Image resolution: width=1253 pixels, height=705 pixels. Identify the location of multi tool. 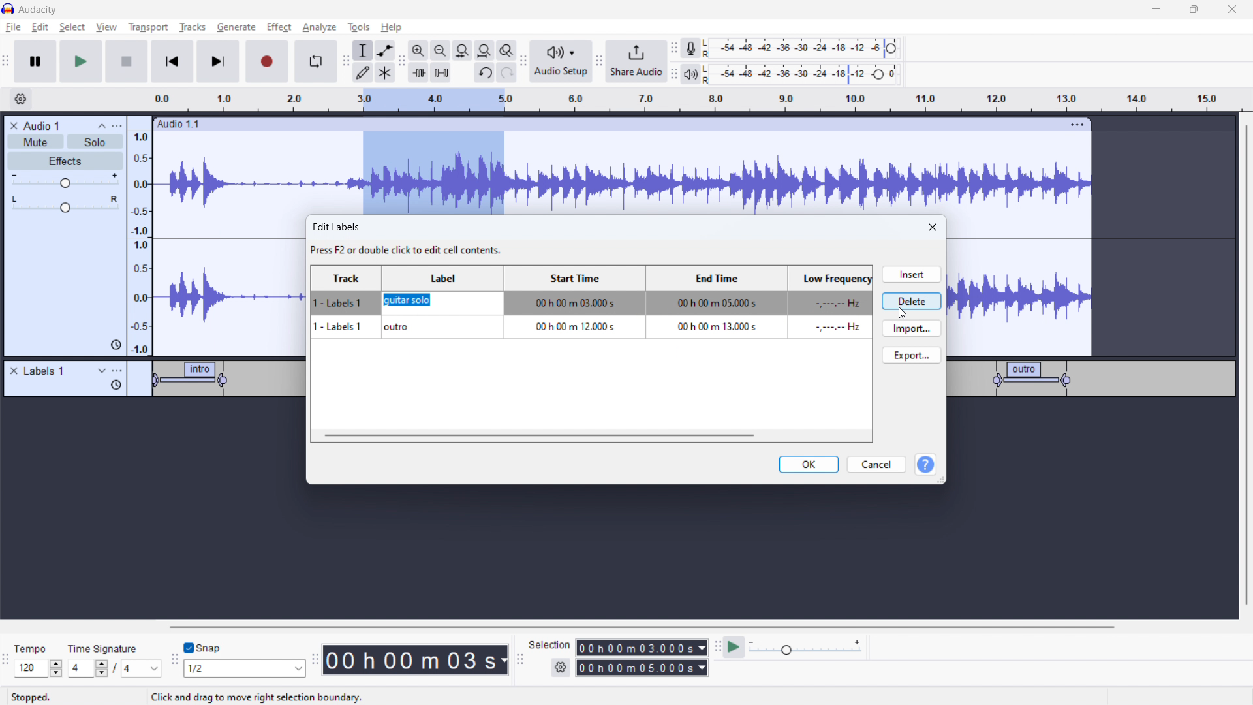
(386, 72).